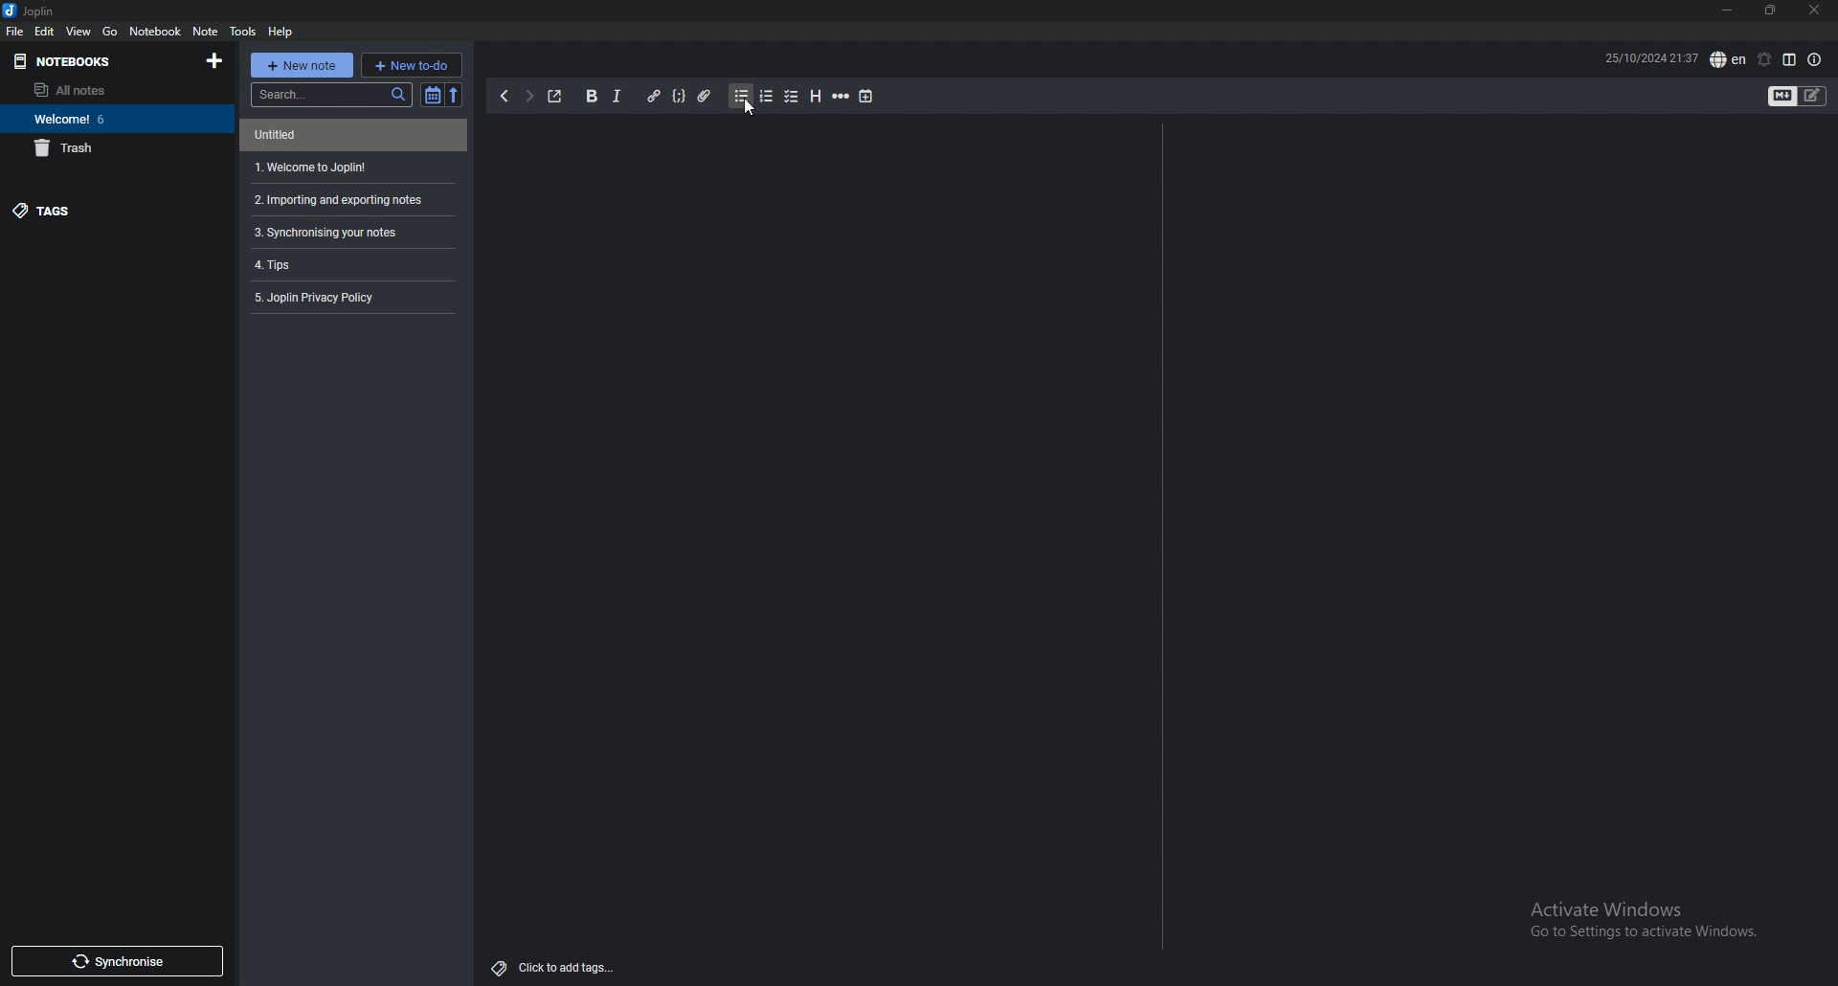 This screenshot has width=1838, height=986. What do you see at coordinates (1769, 14) in the screenshot?
I see `maximize` at bounding box center [1769, 14].